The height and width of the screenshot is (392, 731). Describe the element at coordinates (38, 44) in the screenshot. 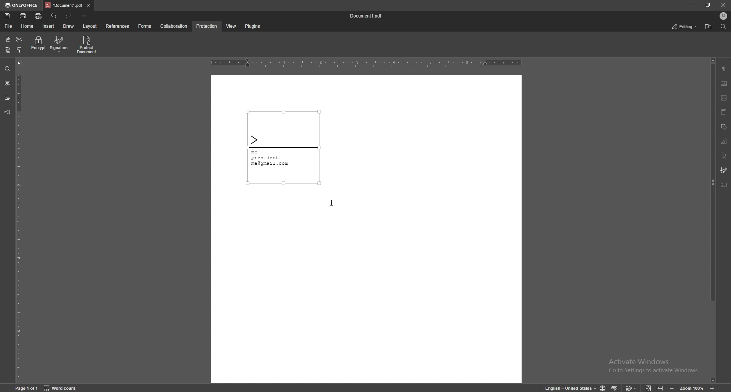

I see `encrypt` at that location.